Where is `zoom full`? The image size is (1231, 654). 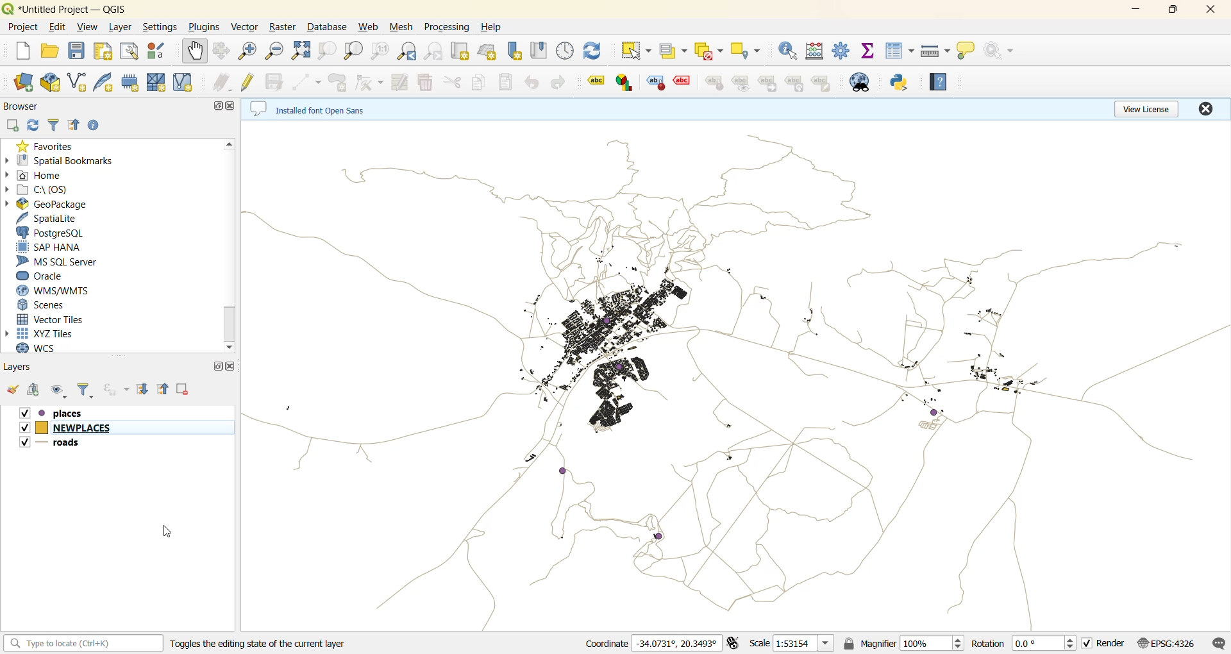 zoom full is located at coordinates (303, 51).